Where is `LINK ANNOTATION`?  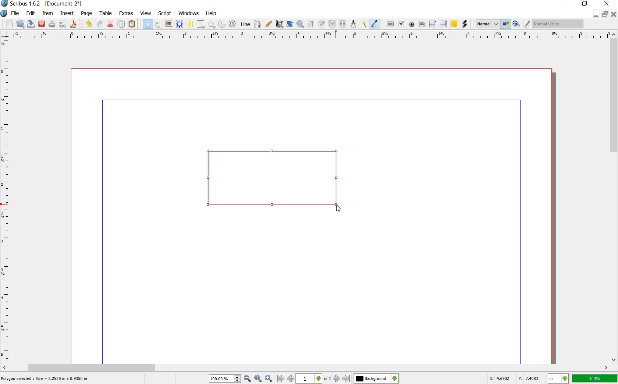
LINK ANNOTATION is located at coordinates (465, 24).